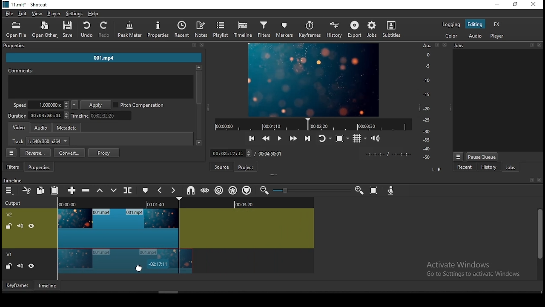 This screenshot has height=307, width=545. Describe the element at coordinates (32, 226) in the screenshot. I see `(UN)HIDE` at that location.